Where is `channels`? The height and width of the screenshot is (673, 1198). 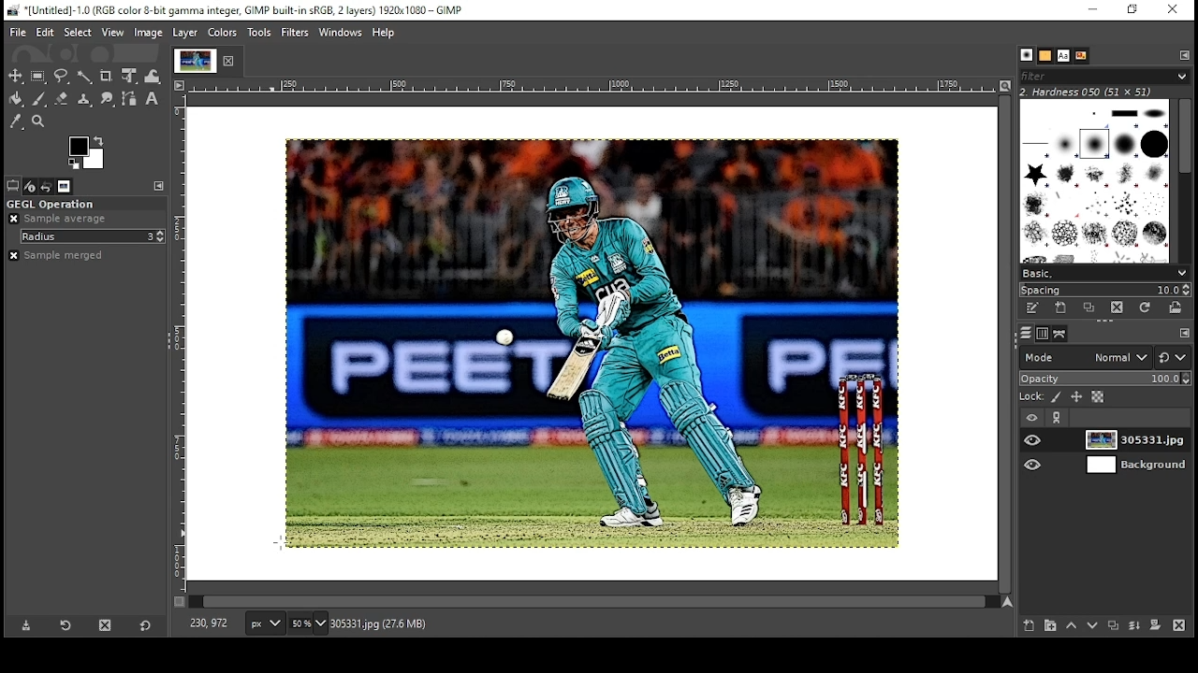 channels is located at coordinates (1044, 335).